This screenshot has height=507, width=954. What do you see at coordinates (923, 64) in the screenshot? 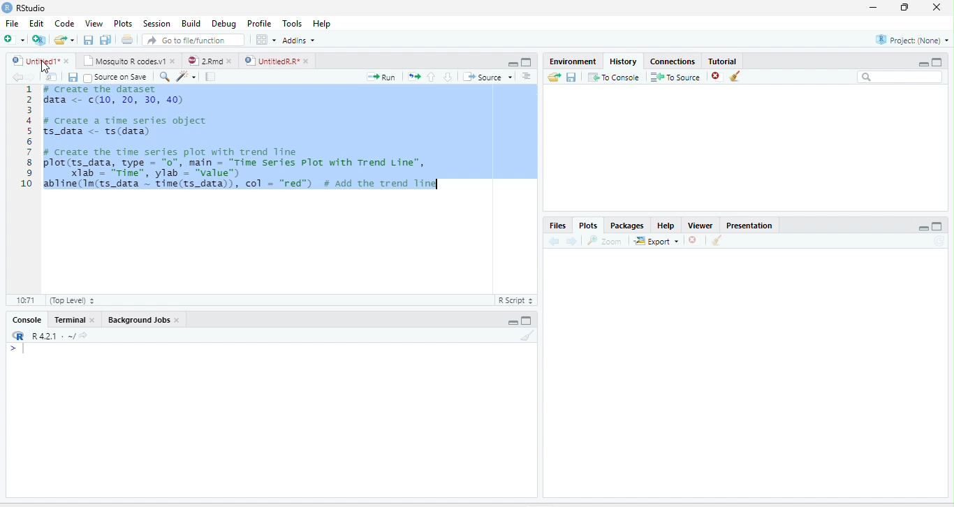
I see `Minimize` at bounding box center [923, 64].